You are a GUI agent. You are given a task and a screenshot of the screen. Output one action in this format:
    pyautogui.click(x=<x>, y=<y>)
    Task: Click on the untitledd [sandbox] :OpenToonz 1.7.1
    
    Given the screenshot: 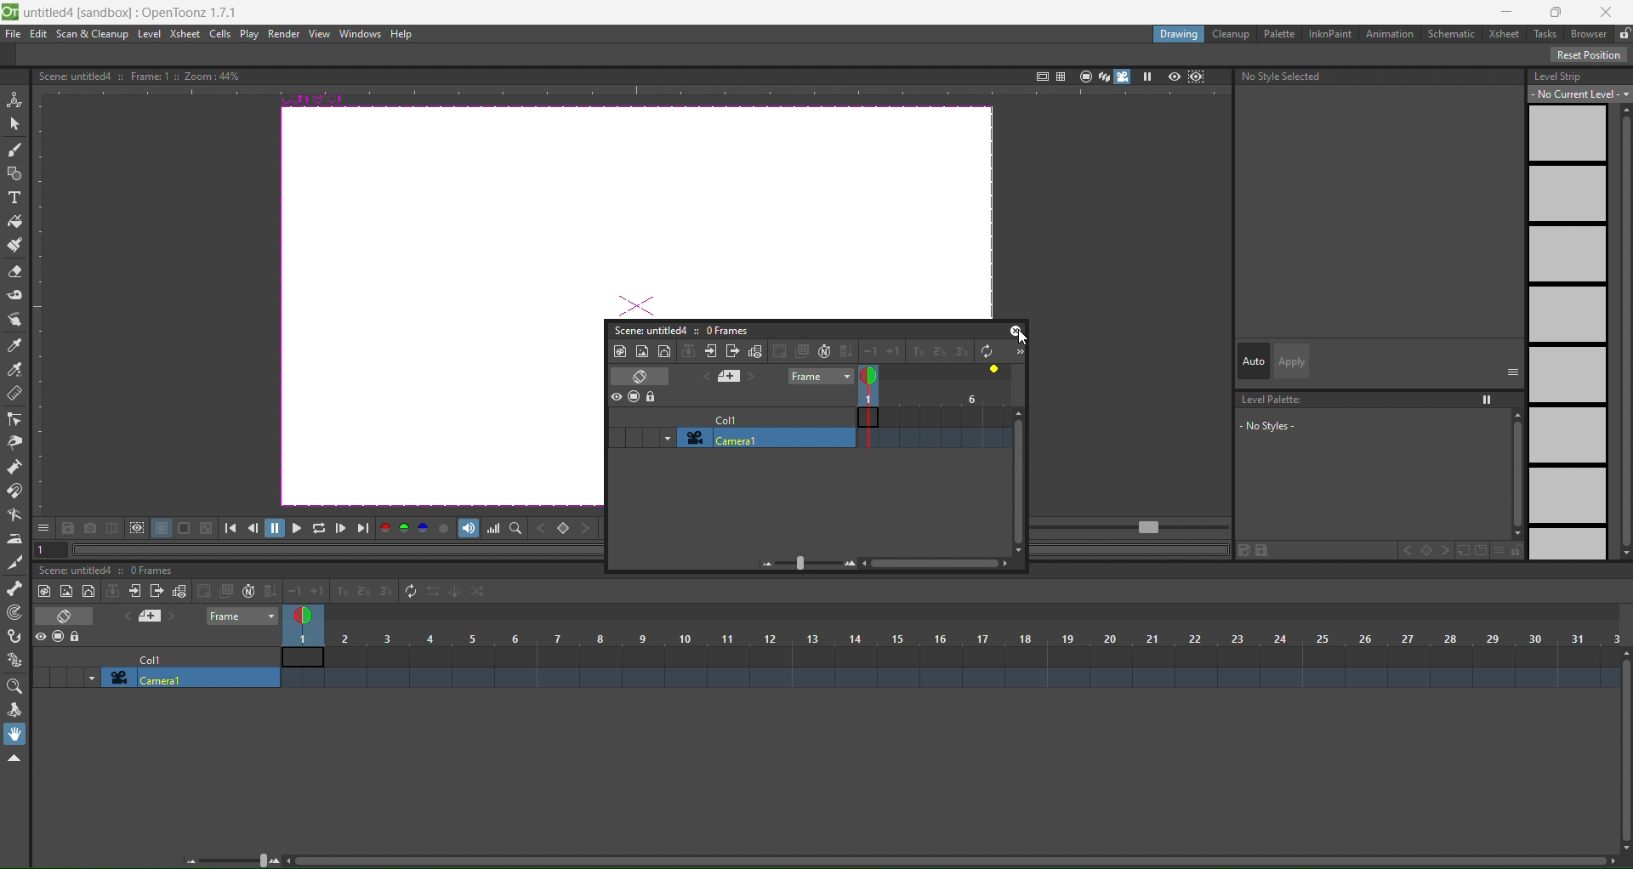 What is the action you would take?
    pyautogui.click(x=134, y=12)
    